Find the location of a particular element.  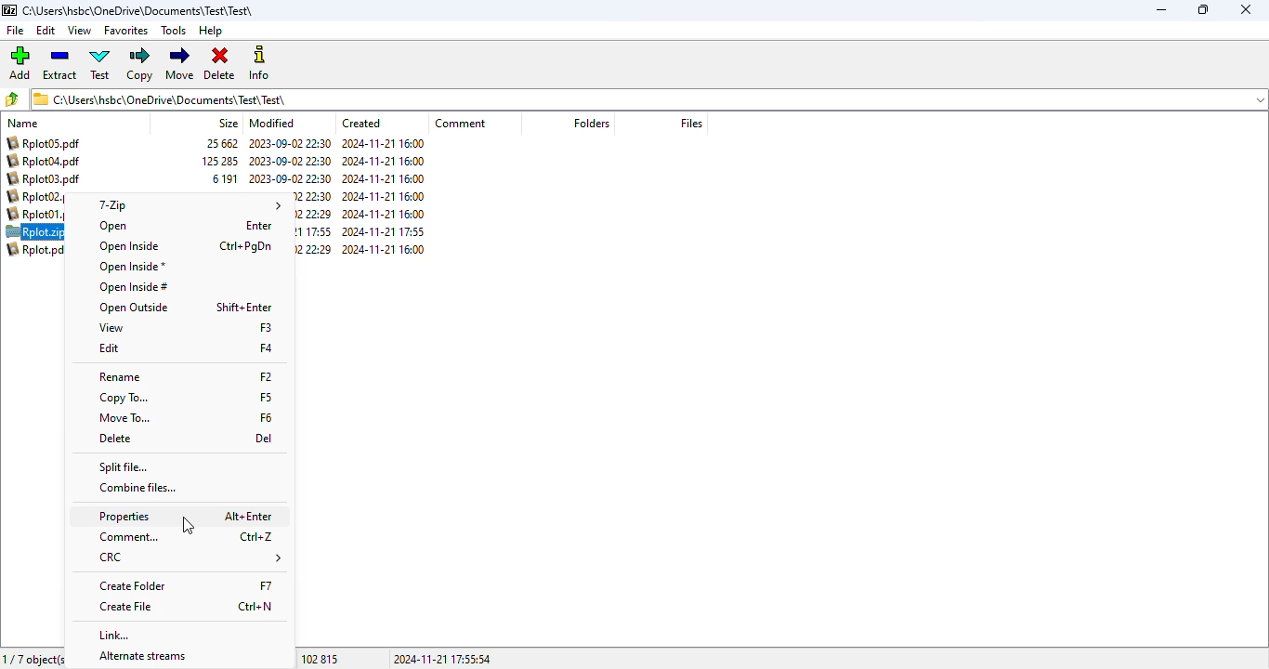

file name is located at coordinates (37, 252).